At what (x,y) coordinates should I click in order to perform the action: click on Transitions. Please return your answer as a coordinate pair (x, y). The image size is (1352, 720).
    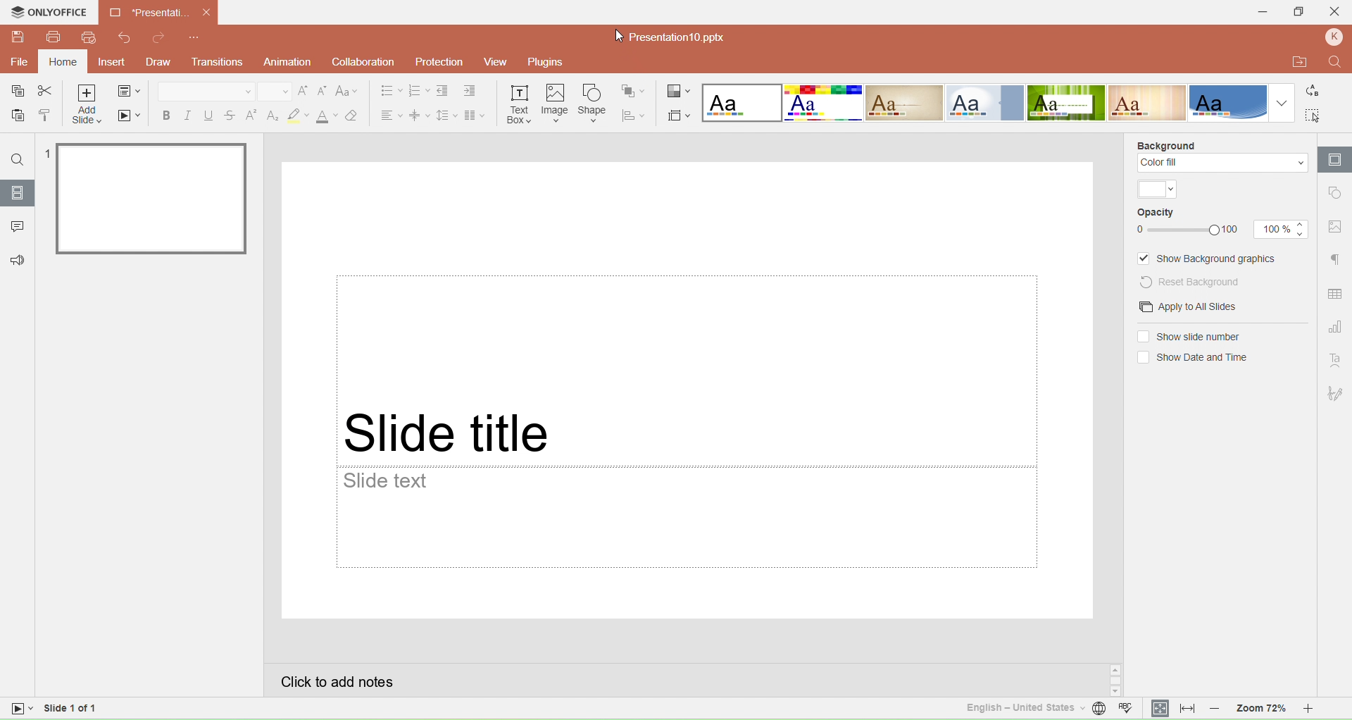
    Looking at the image, I should click on (220, 63).